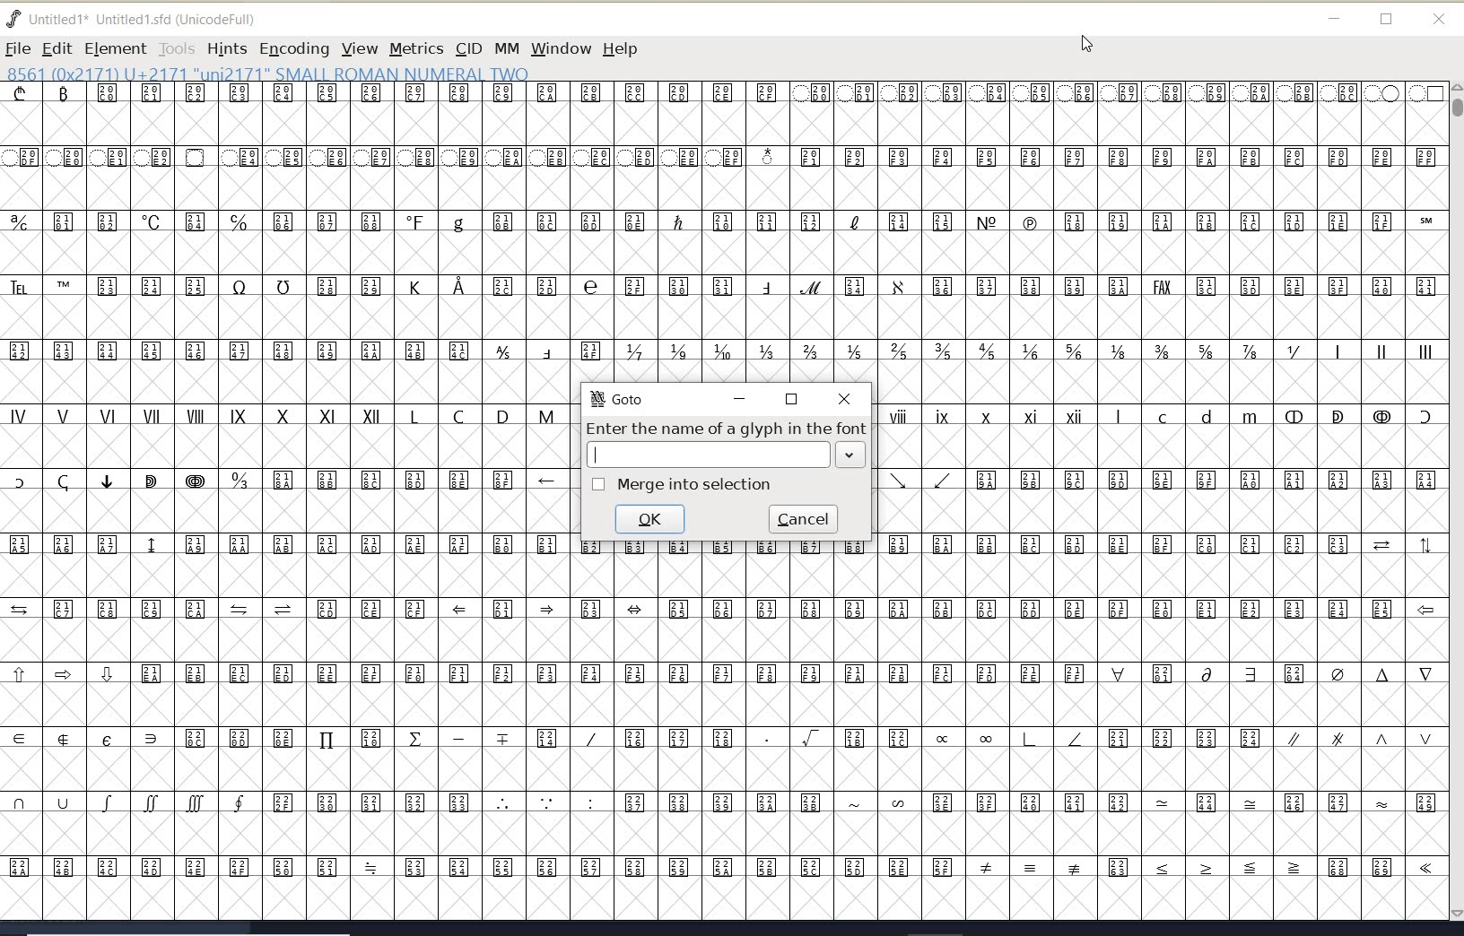 This screenshot has height=936, width=1464. What do you see at coordinates (467, 48) in the screenshot?
I see `CID` at bounding box center [467, 48].